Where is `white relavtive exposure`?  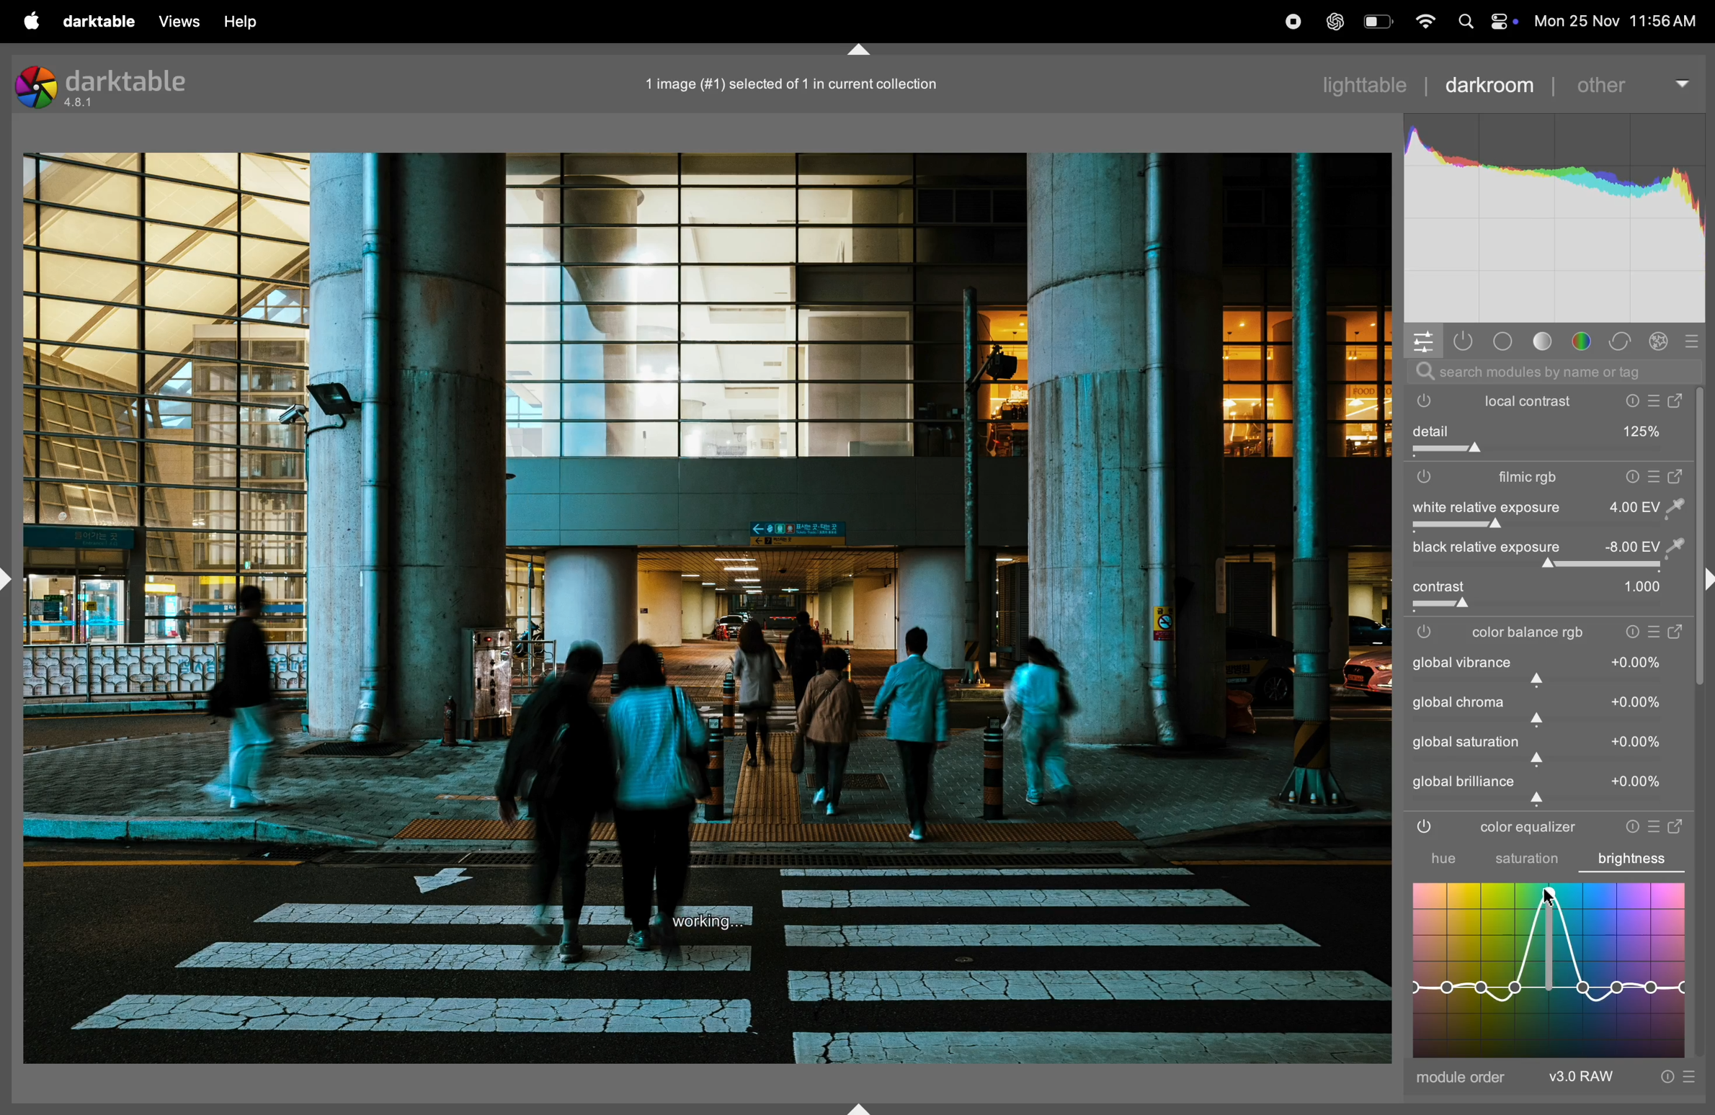
white relavtive exposure is located at coordinates (1483, 507).